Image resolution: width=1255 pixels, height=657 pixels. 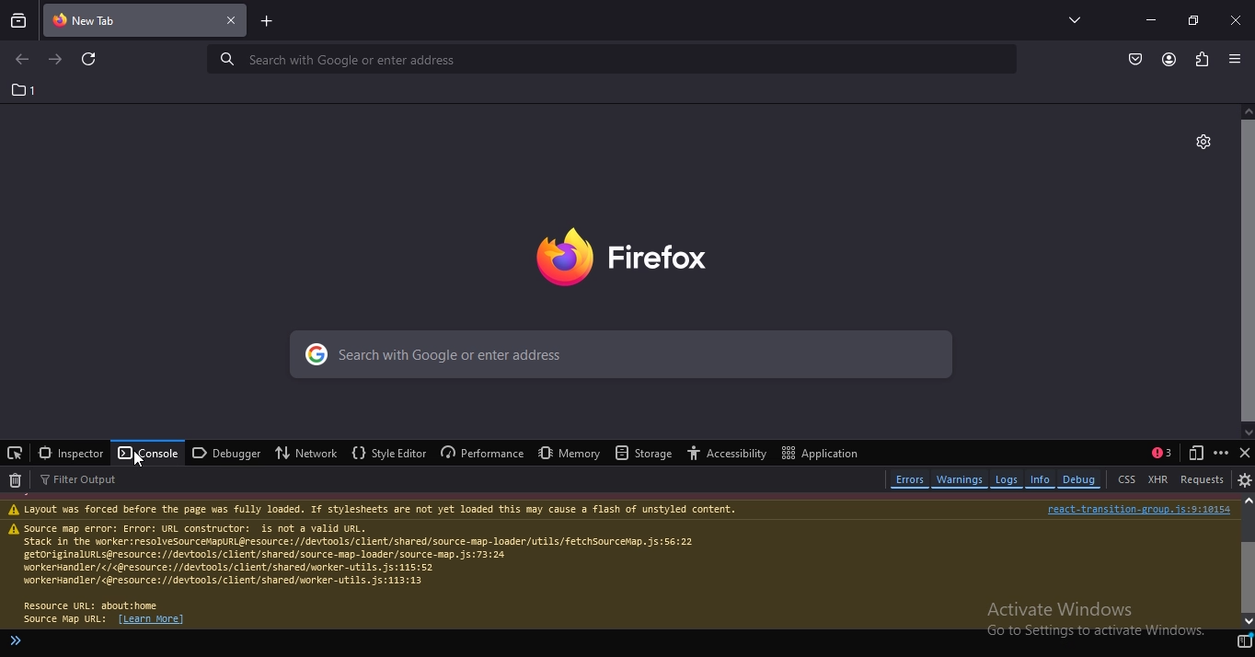 I want to click on scroll bar, so click(x=1247, y=562).